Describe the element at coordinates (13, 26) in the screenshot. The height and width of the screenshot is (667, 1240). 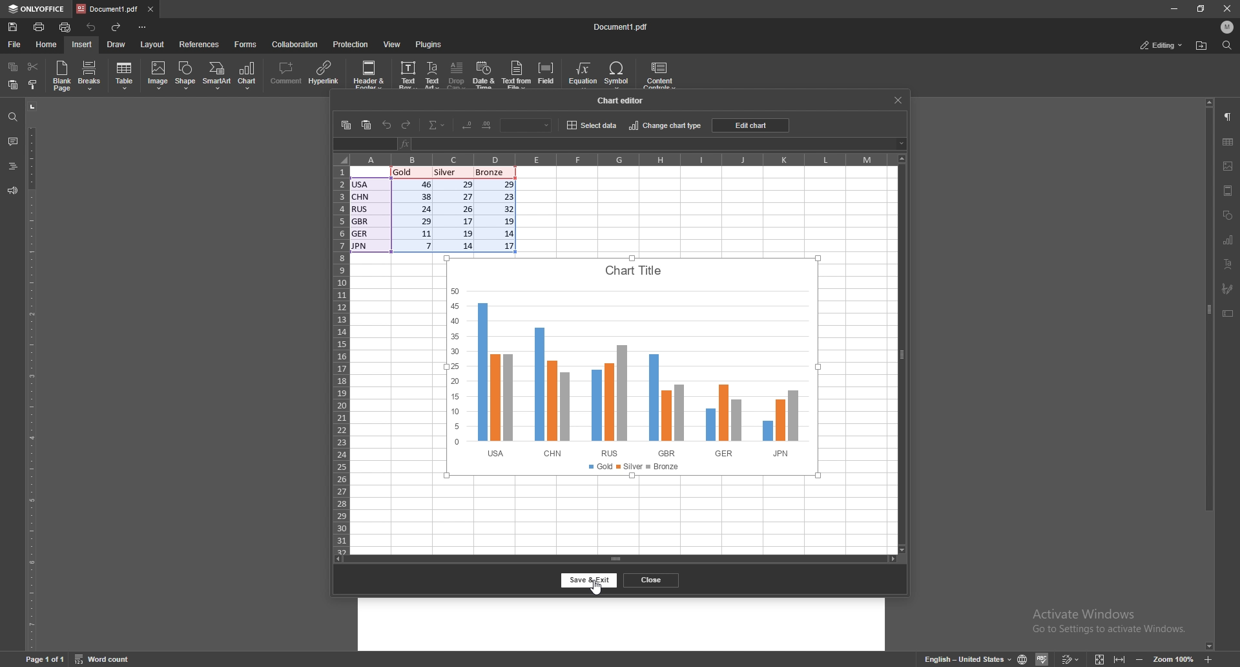
I see `save` at that location.